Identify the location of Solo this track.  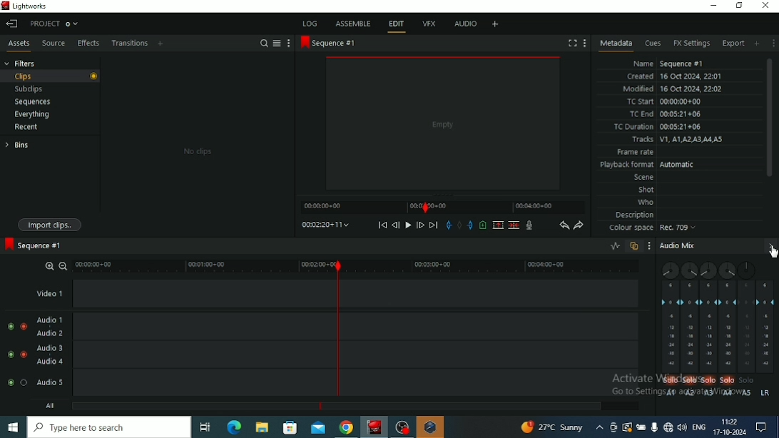
(24, 355).